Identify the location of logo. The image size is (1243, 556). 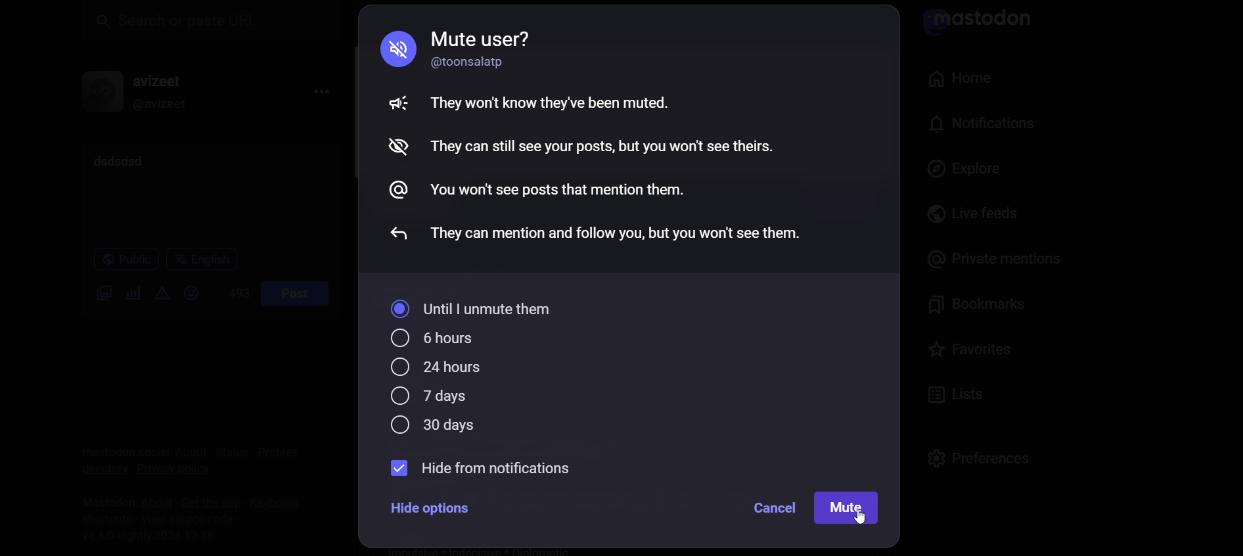
(983, 22).